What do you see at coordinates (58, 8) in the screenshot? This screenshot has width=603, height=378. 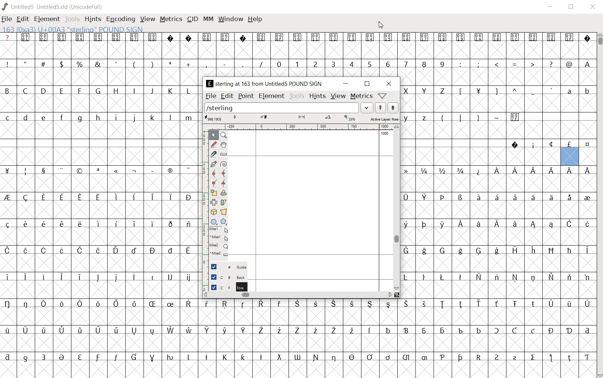 I see `Untitled5 Untitled5.sfd (UnicodeFull)` at bounding box center [58, 8].